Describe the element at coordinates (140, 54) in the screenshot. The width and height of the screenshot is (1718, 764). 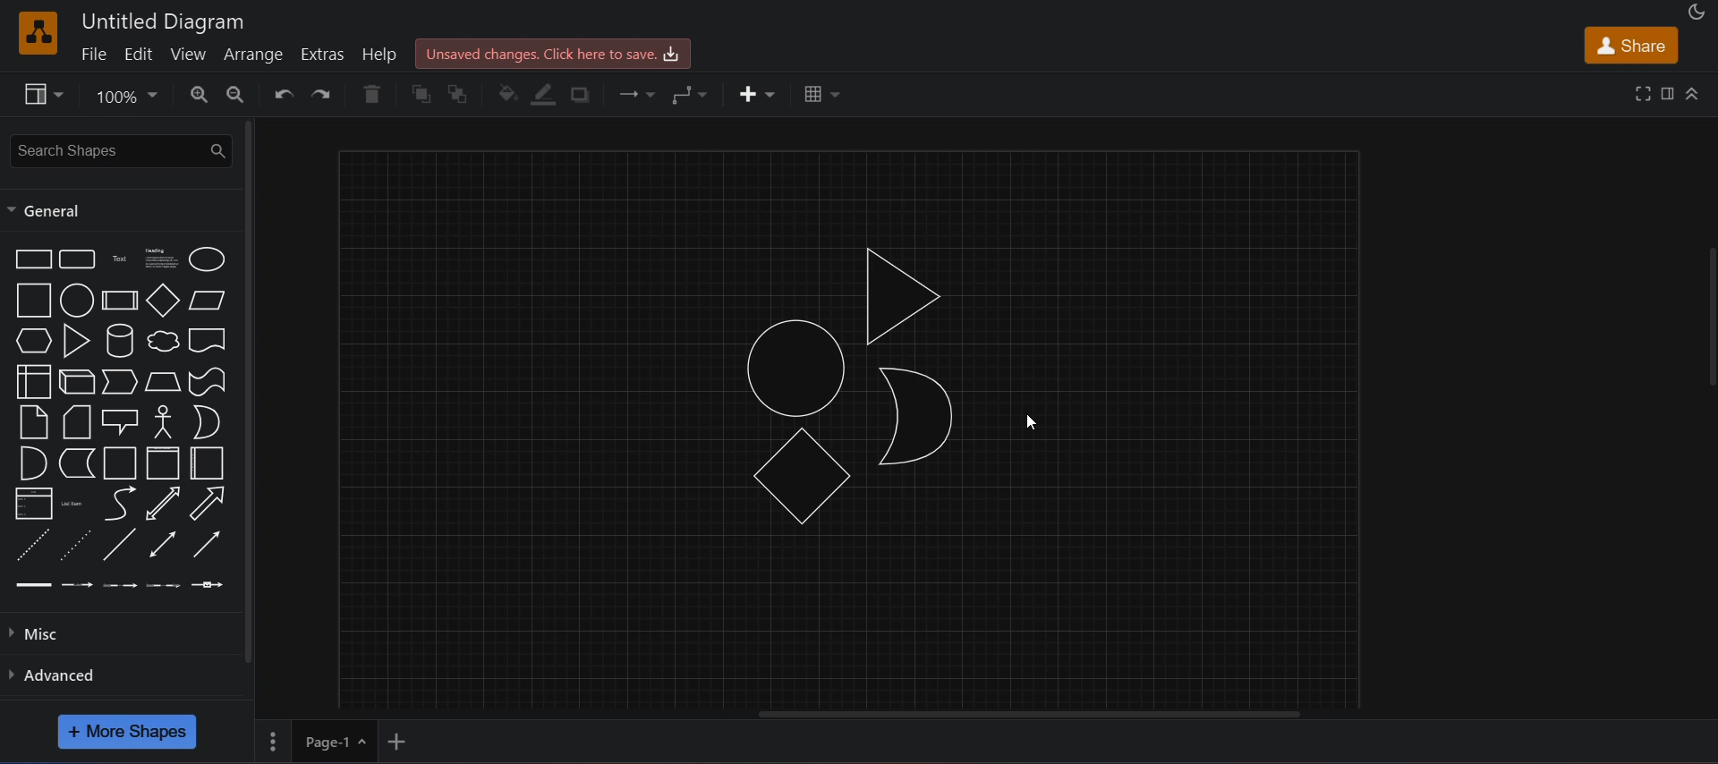
I see `edit` at that location.